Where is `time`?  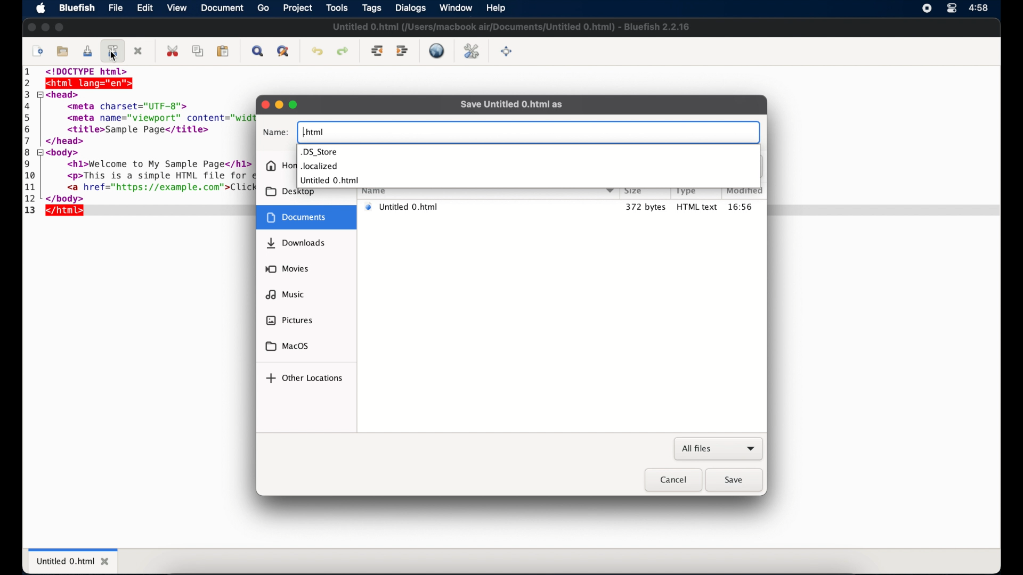
time is located at coordinates (979, 8).